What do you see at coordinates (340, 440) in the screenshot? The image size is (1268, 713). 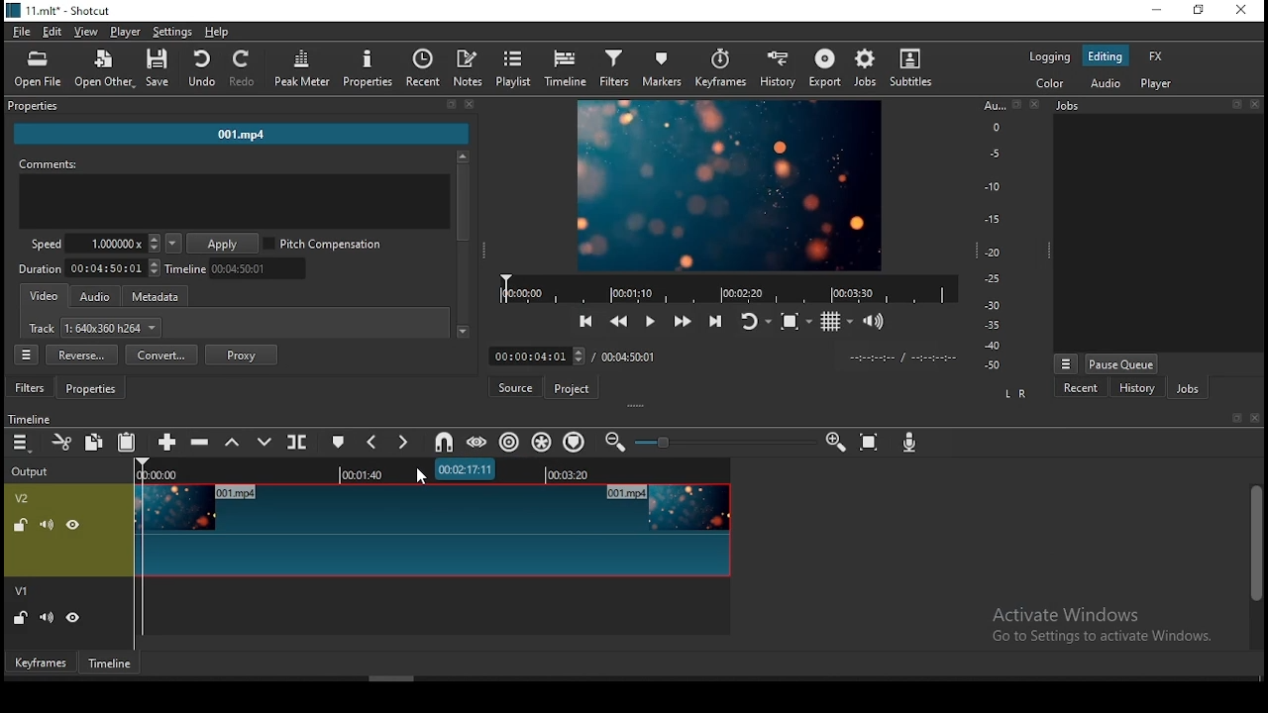 I see `create/edit marker` at bounding box center [340, 440].